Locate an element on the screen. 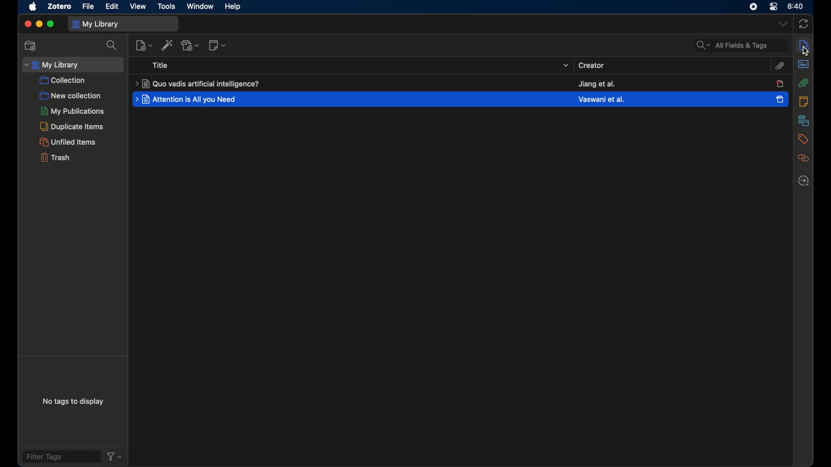  creator is located at coordinates (593, 66).